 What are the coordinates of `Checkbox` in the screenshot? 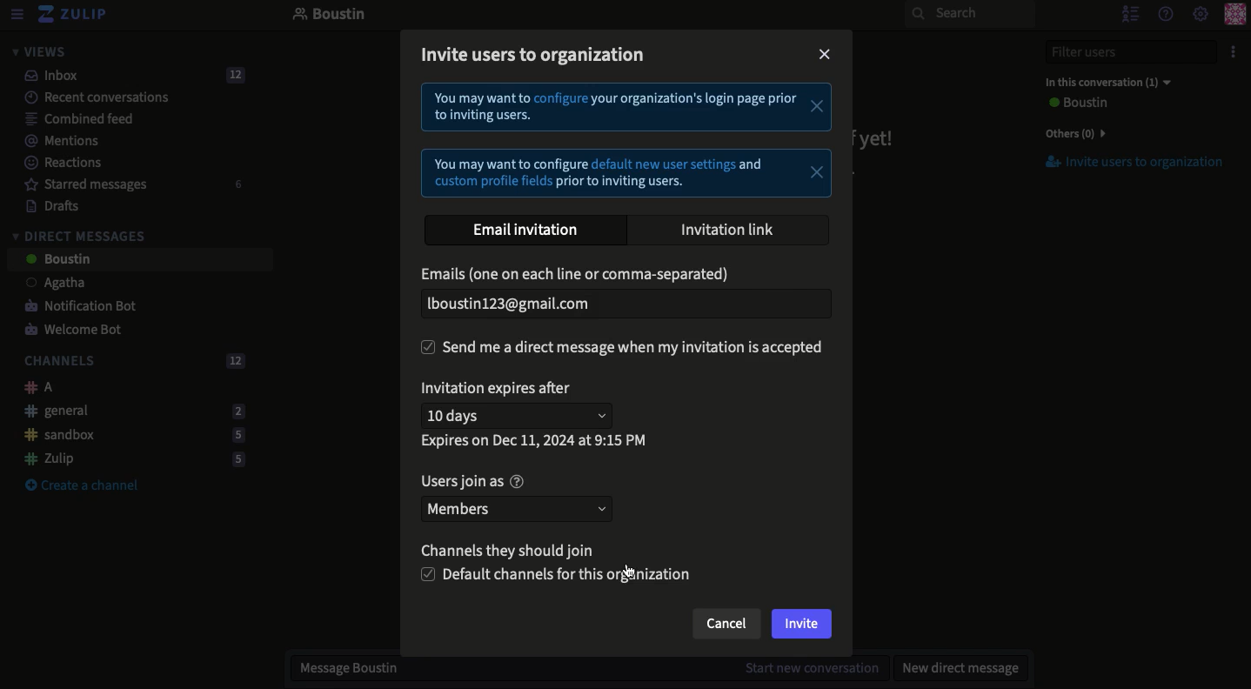 It's located at (559, 576).